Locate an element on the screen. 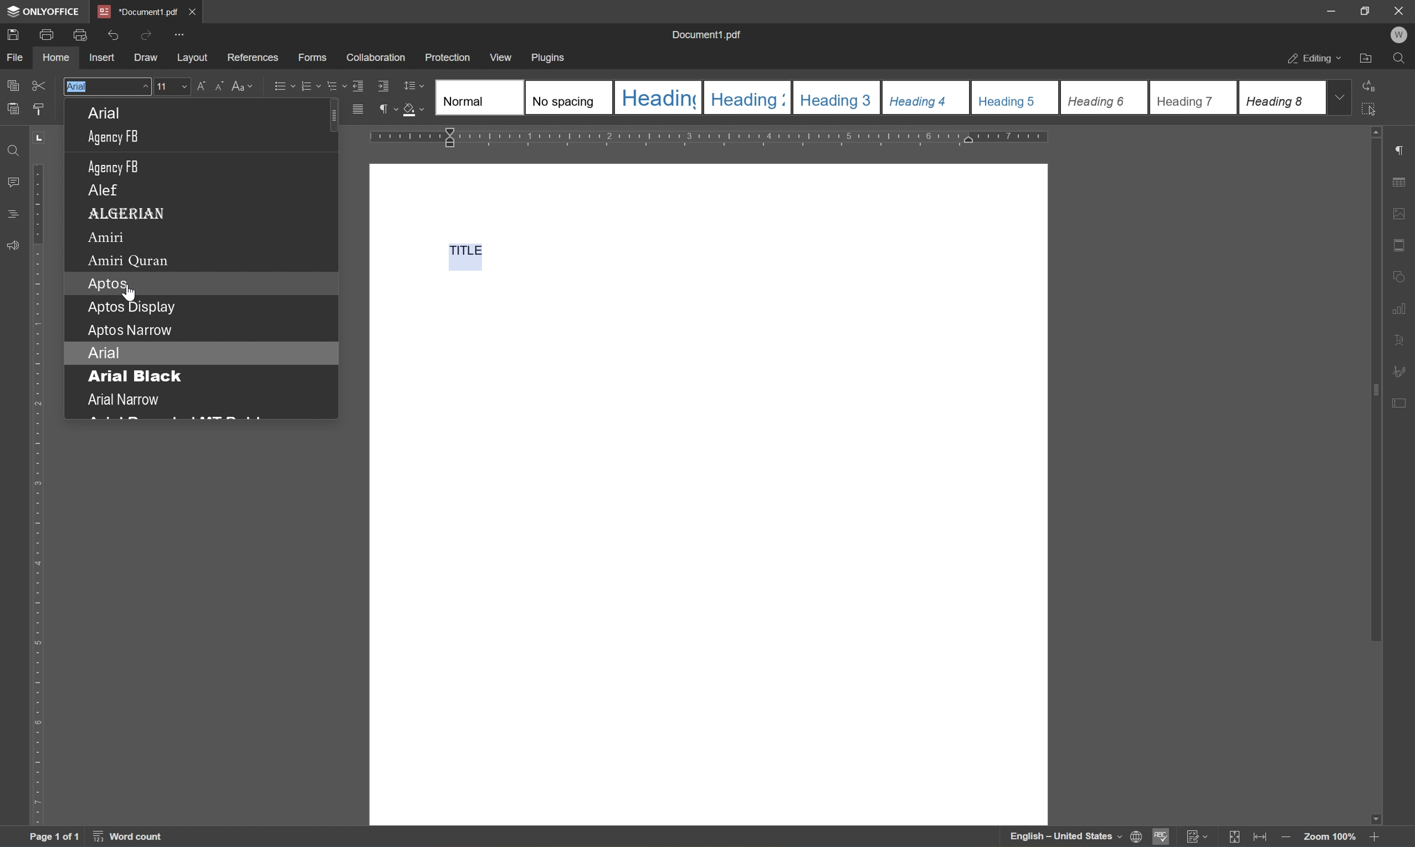 The height and width of the screenshot is (847, 1415). fit to width is located at coordinates (1262, 837).